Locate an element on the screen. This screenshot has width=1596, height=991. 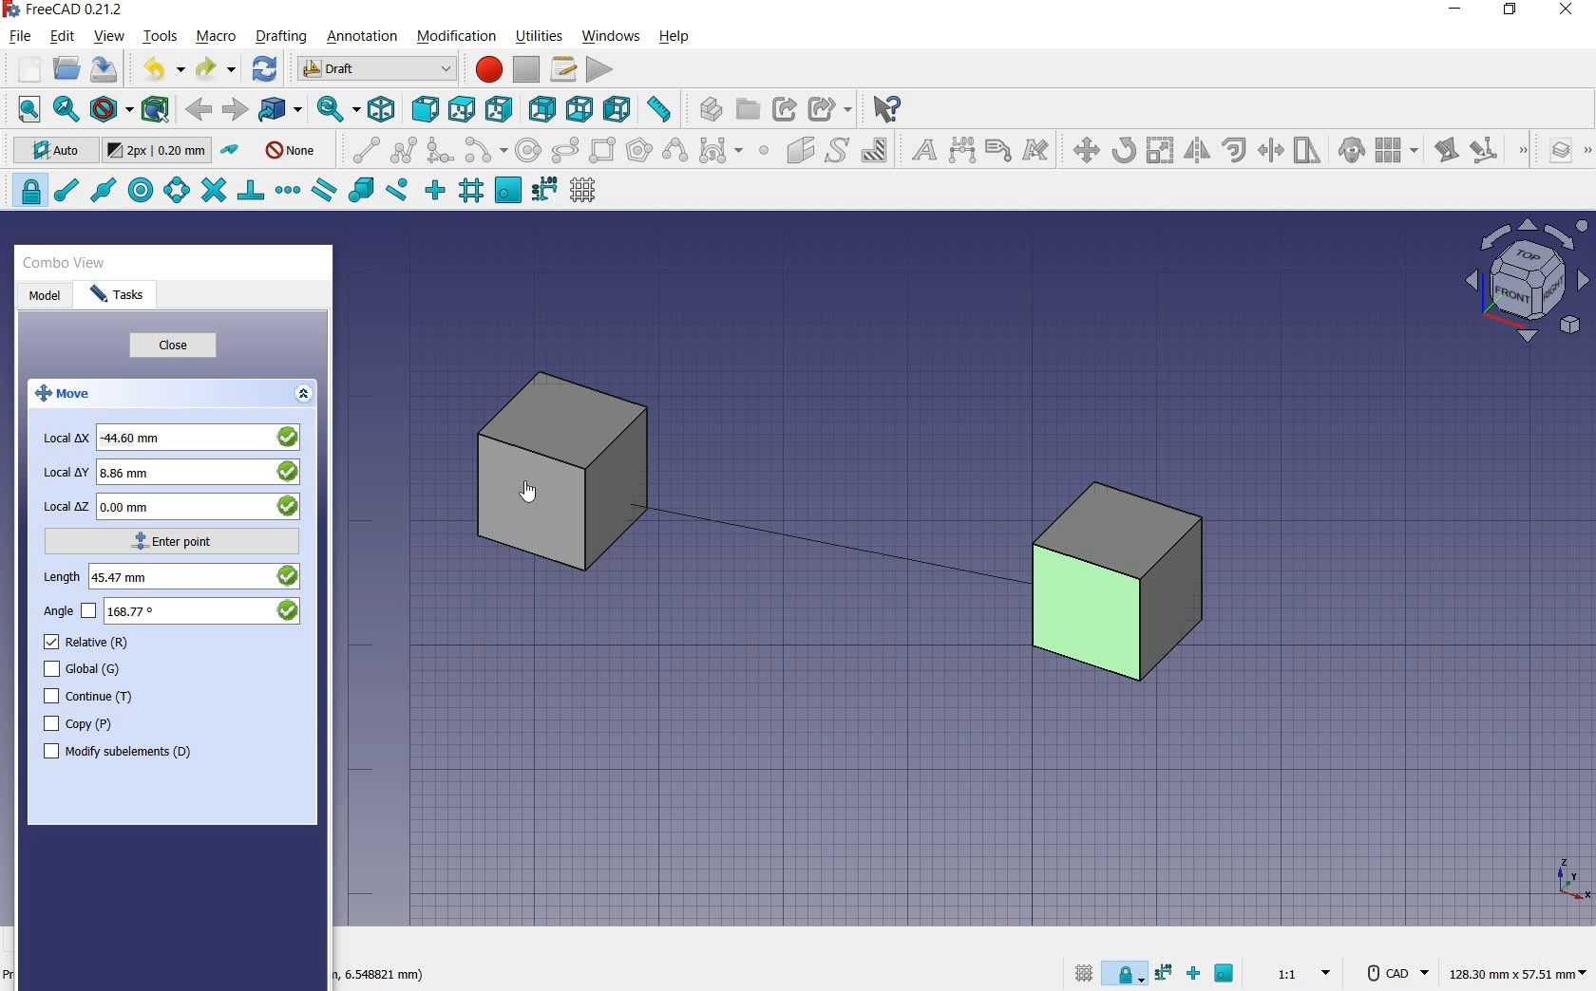
snap angle is located at coordinates (176, 191).